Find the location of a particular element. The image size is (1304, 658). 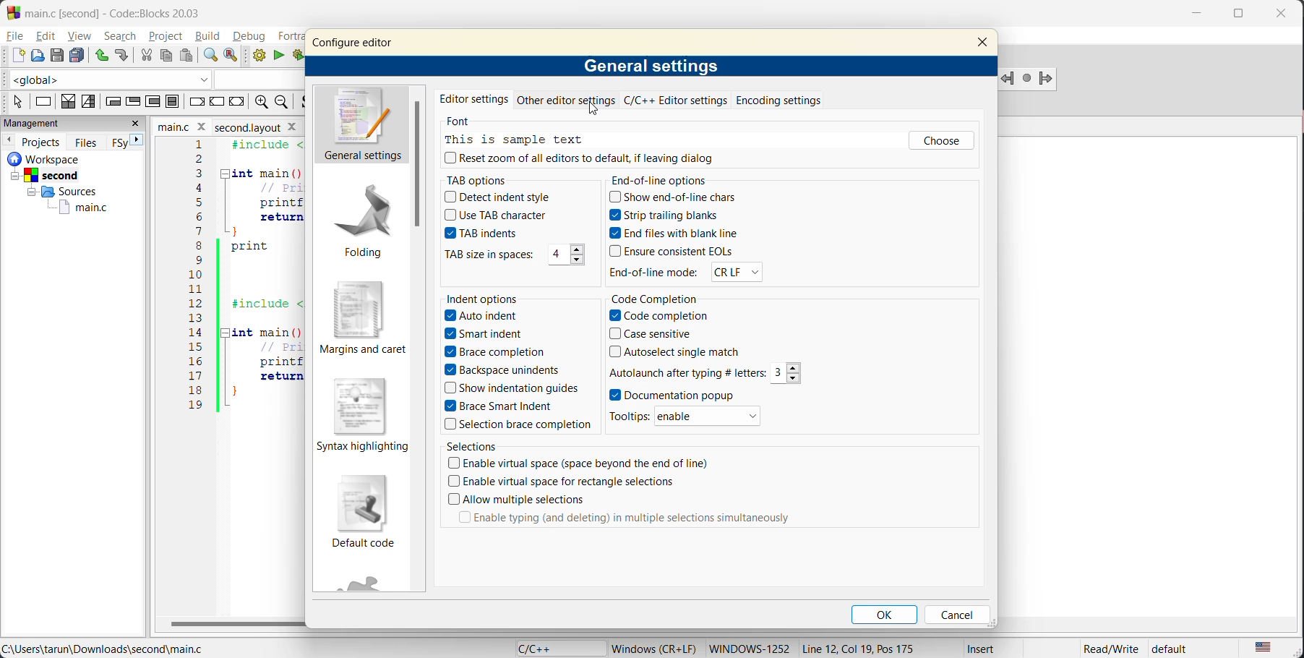

workspace is located at coordinates (57, 158).